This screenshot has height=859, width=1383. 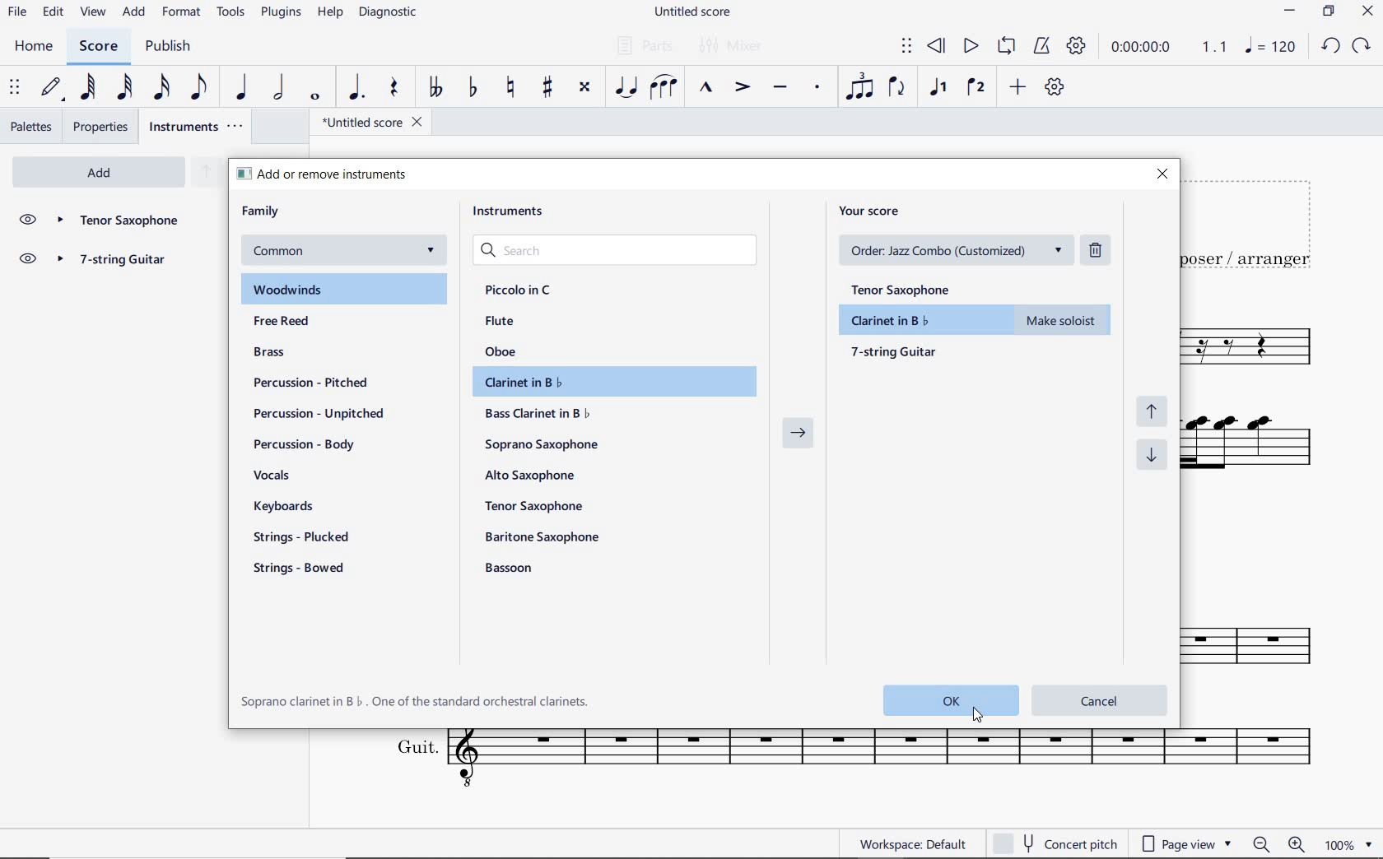 What do you see at coordinates (262, 211) in the screenshot?
I see `family` at bounding box center [262, 211].